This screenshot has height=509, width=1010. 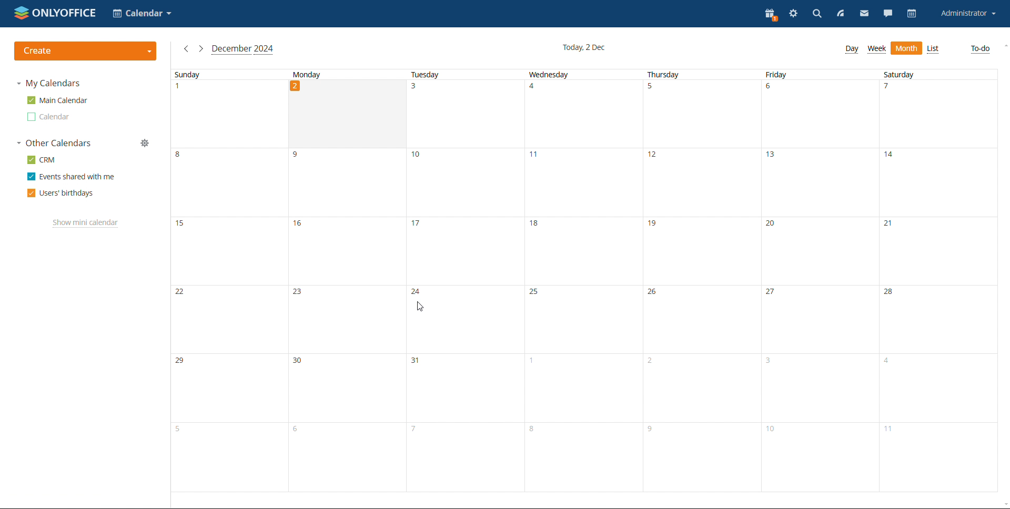 What do you see at coordinates (892, 433) in the screenshot?
I see `11` at bounding box center [892, 433].